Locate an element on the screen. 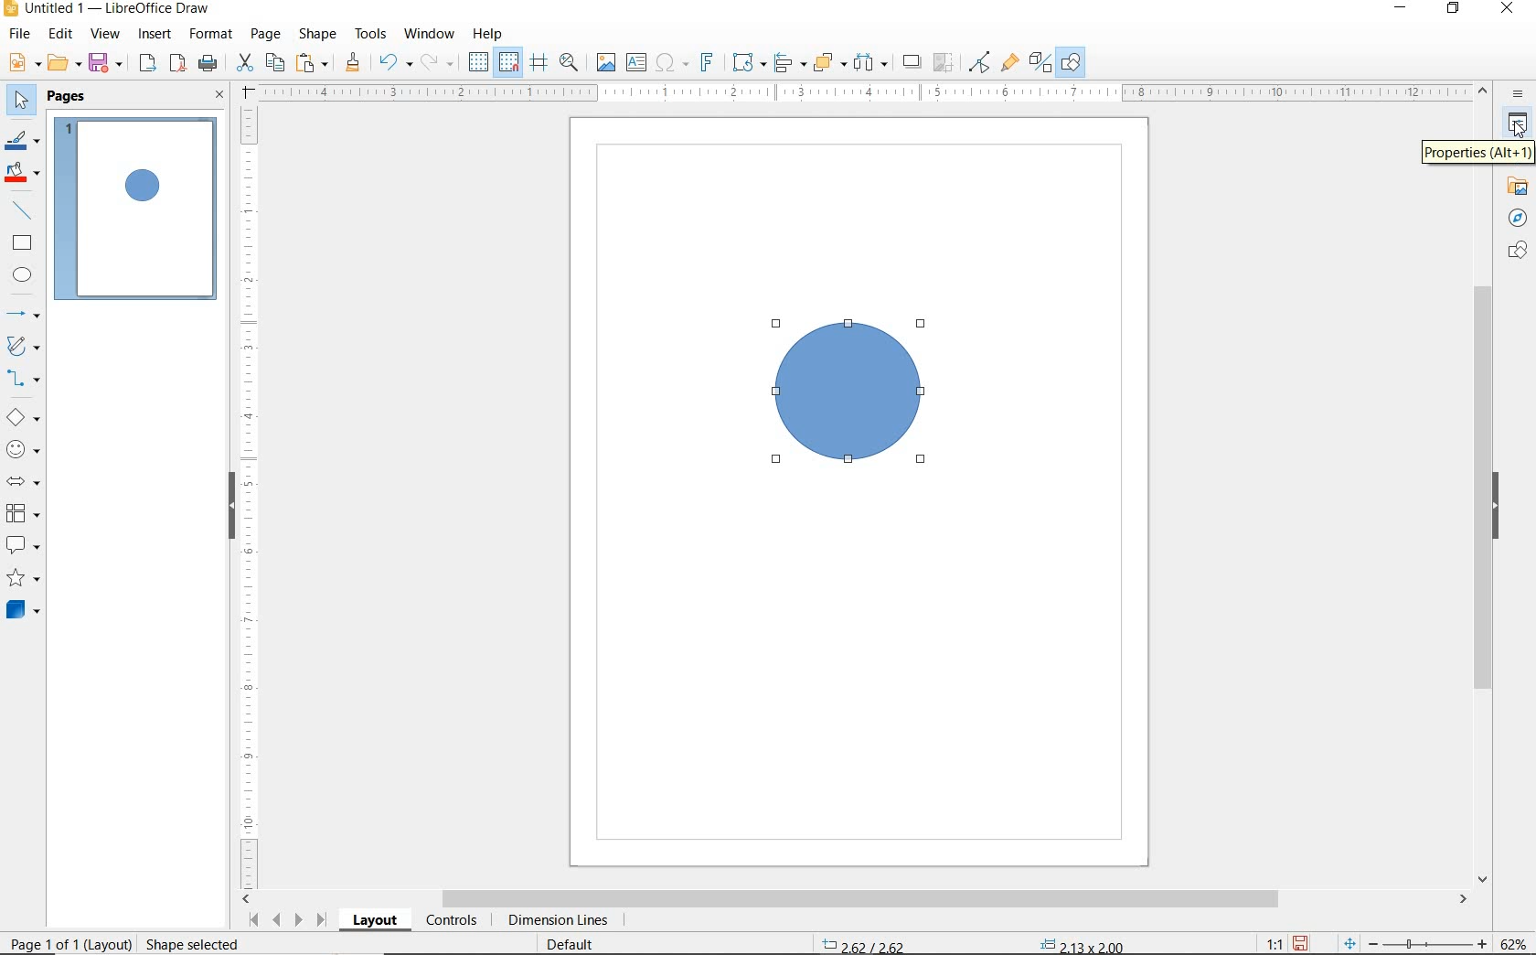  hide is located at coordinates (221, 509).